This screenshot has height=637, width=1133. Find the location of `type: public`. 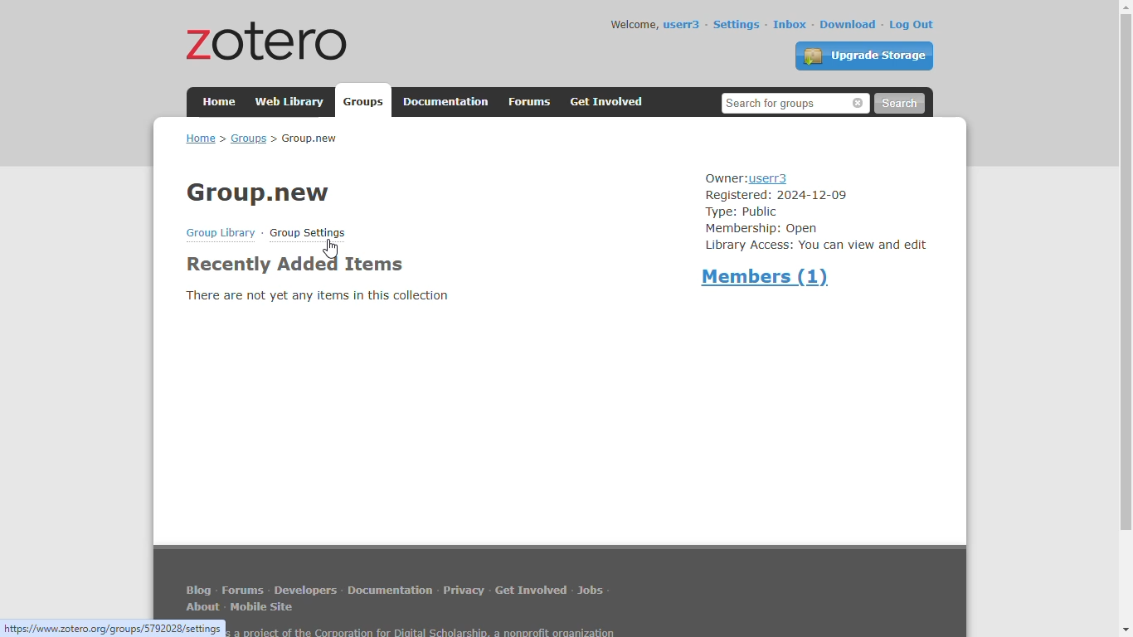

type: public is located at coordinates (742, 212).